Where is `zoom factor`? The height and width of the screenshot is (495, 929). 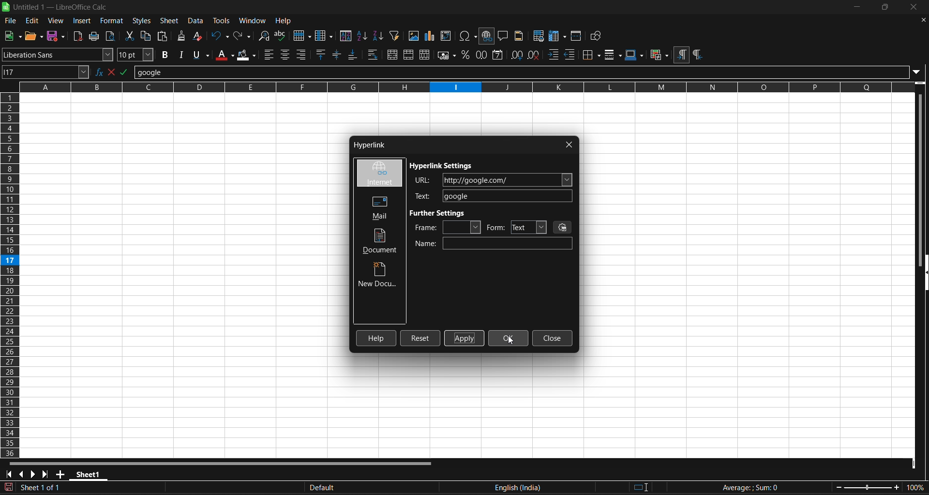 zoom factor is located at coordinates (881, 487).